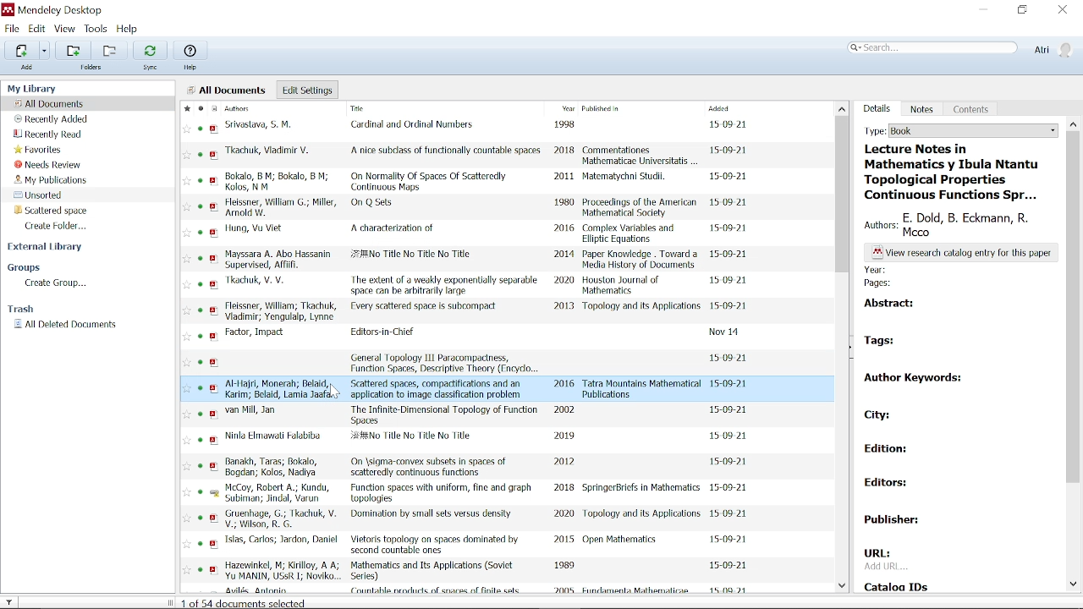 The image size is (1083, 609). Describe the element at coordinates (728, 124) in the screenshot. I see `date` at that location.